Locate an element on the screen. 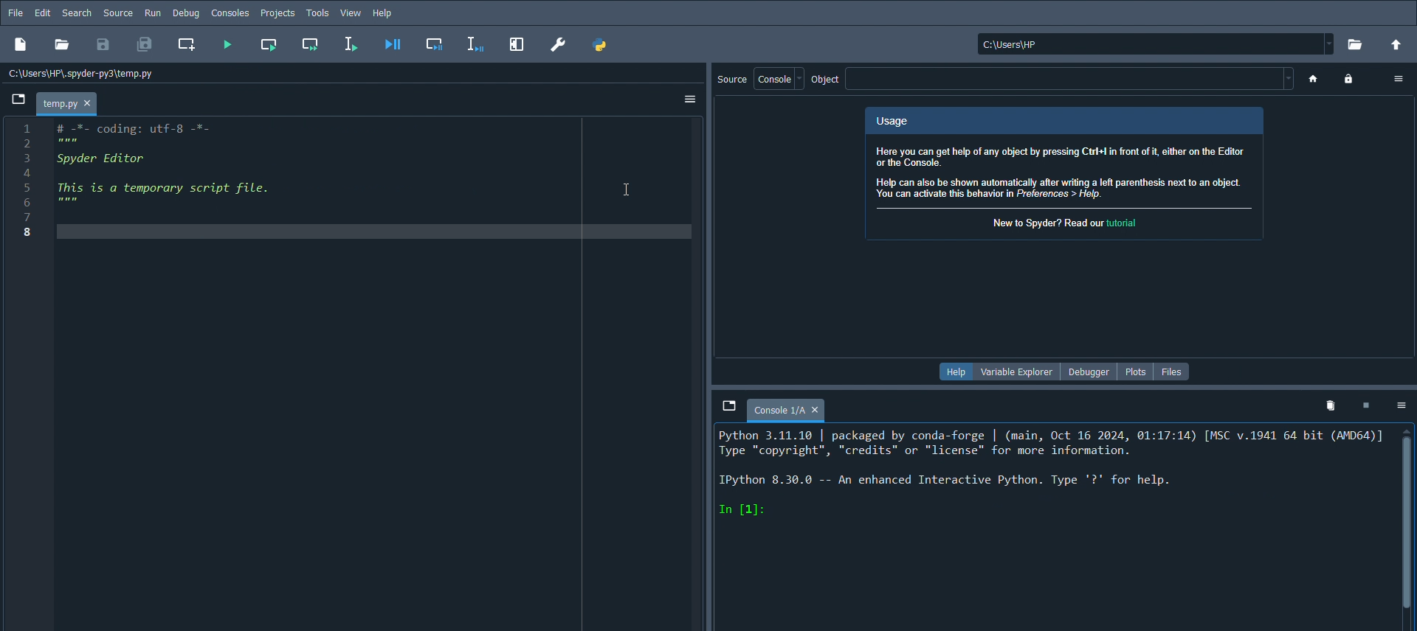  Console is located at coordinates (786, 407).